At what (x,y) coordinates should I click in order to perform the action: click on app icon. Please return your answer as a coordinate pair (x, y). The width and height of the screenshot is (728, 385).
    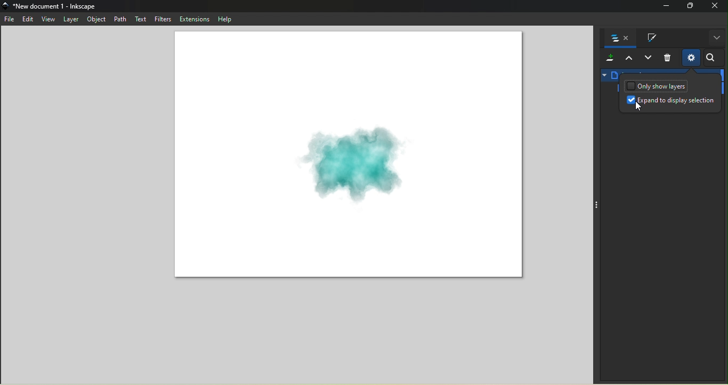
    Looking at the image, I should click on (6, 6).